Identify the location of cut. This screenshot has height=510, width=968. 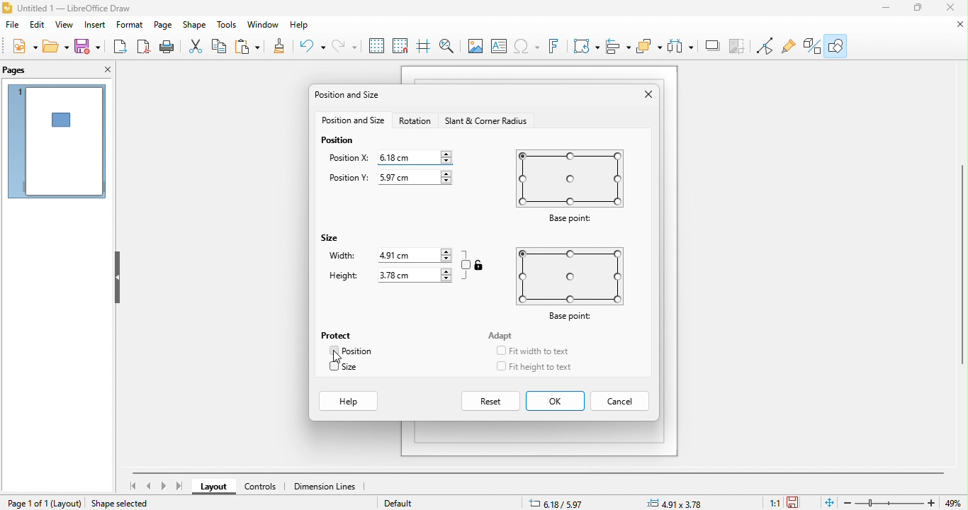
(198, 47).